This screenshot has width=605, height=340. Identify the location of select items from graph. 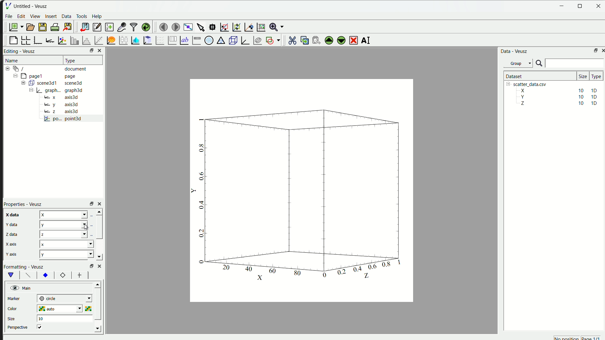
(200, 26).